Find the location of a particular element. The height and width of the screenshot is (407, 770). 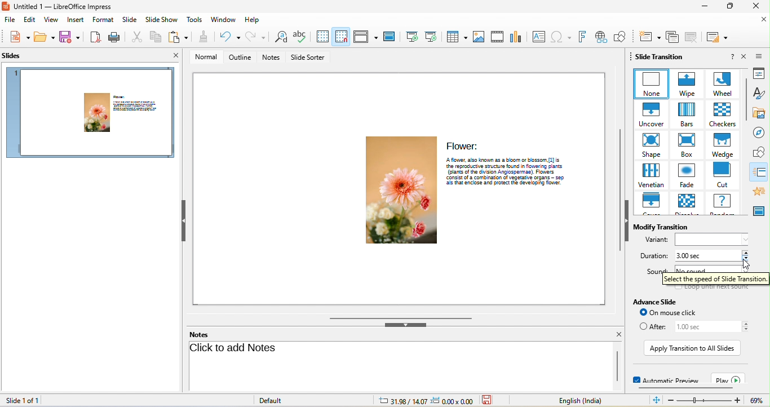

none is located at coordinates (650, 83).